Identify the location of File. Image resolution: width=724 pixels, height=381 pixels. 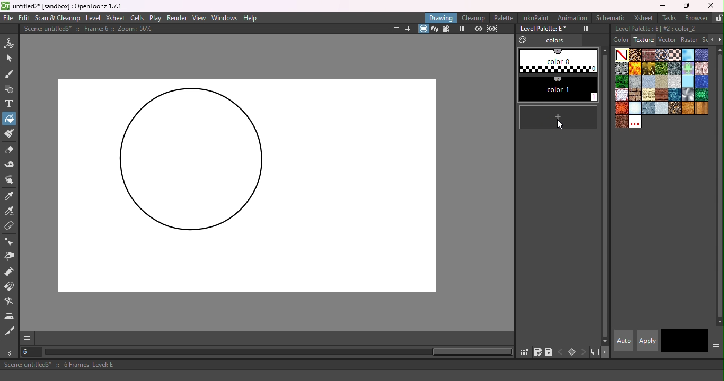
(8, 19).